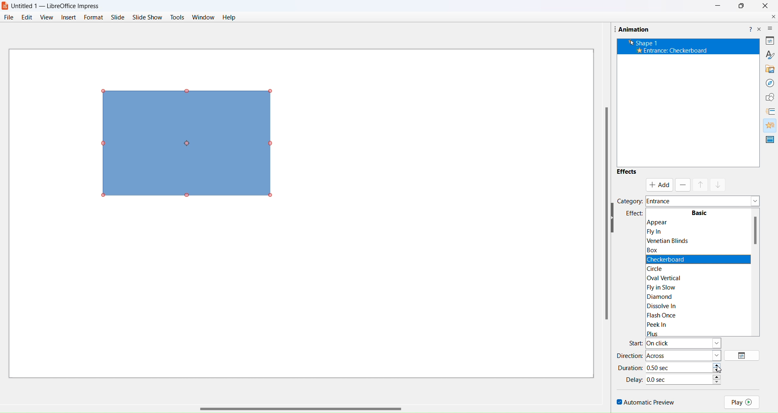 The height and width of the screenshot is (413, 778). What do you see at coordinates (684, 355) in the screenshot?
I see `direction type` at bounding box center [684, 355].